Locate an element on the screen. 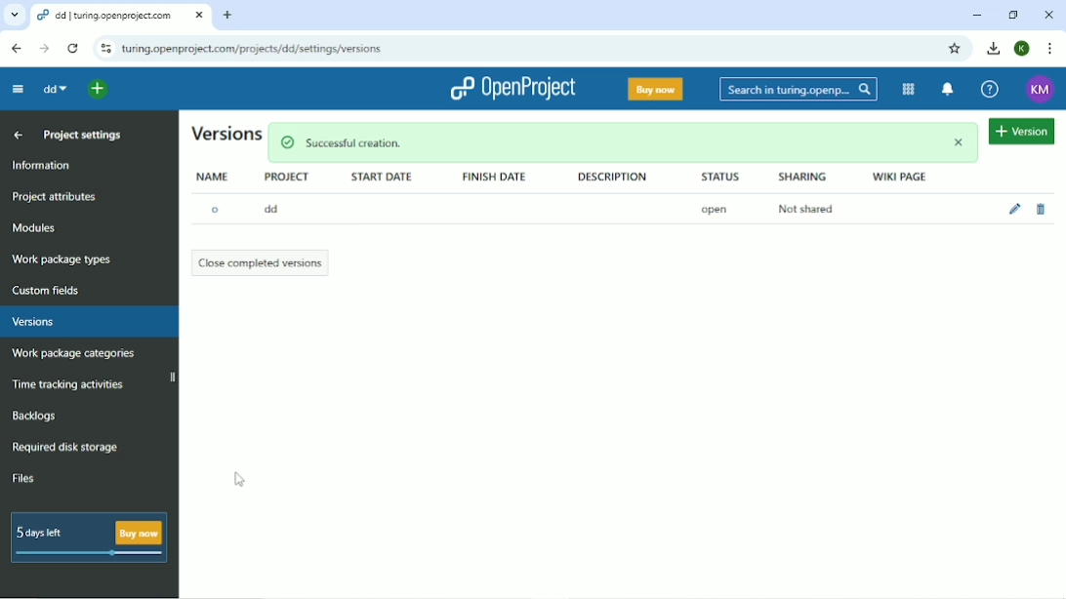 Image resolution: width=1066 pixels, height=599 pixels. View site information is located at coordinates (105, 48).